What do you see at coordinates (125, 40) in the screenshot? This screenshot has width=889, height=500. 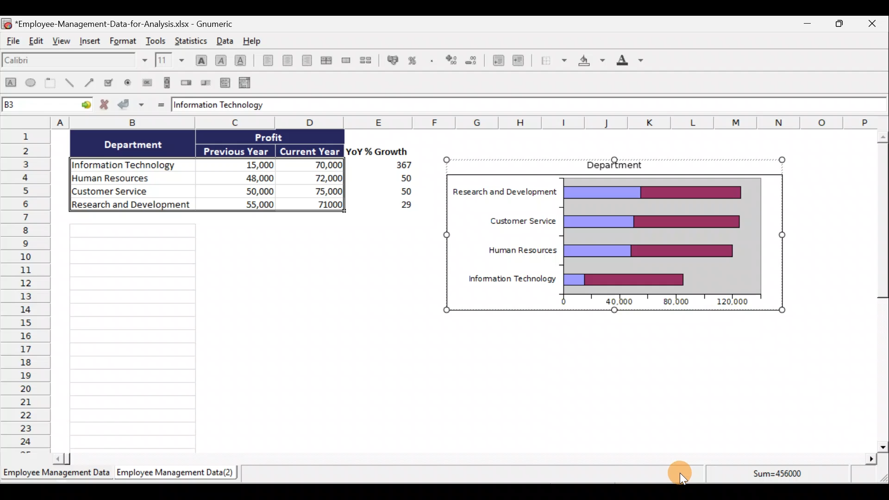 I see `Format` at bounding box center [125, 40].